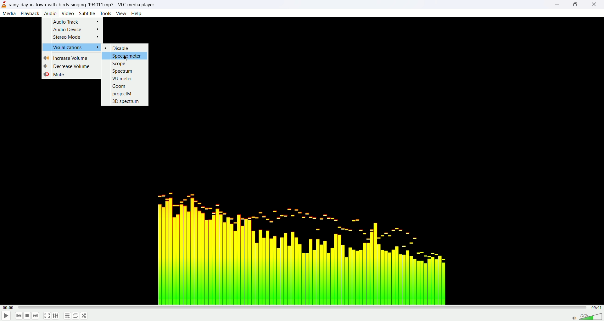 The image size is (604, 321). I want to click on audio, so click(51, 14).